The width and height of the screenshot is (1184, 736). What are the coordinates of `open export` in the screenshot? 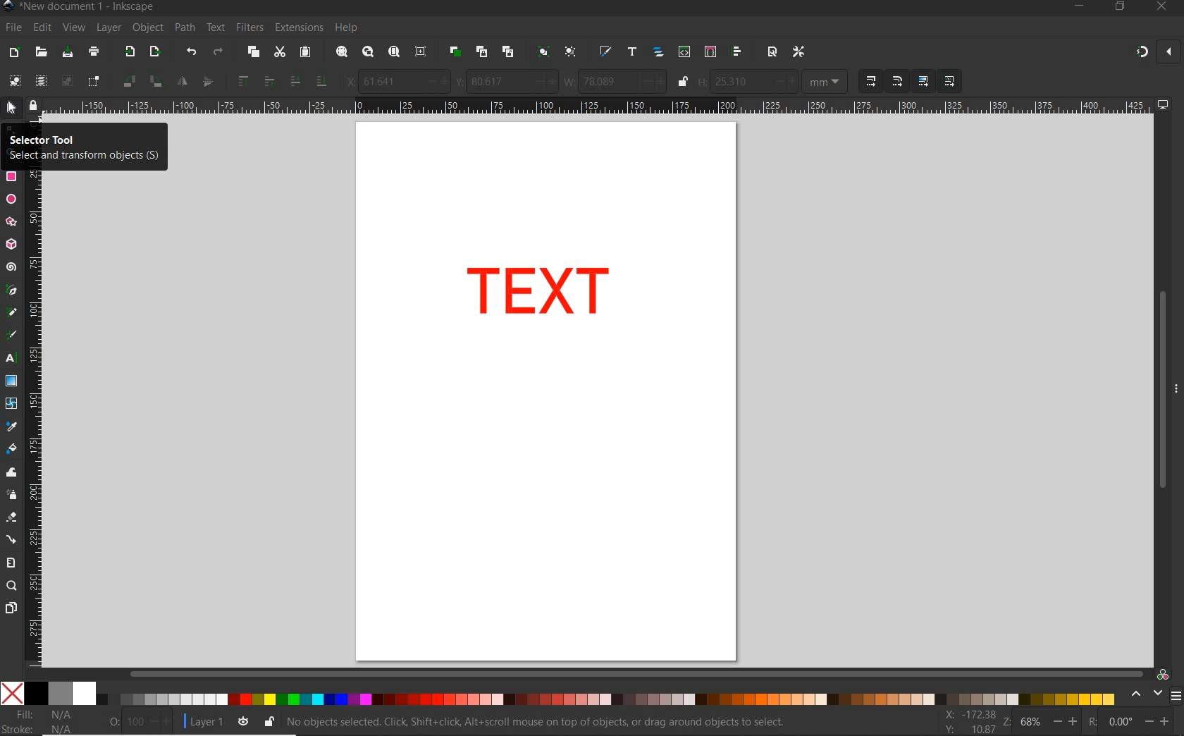 It's located at (154, 52).